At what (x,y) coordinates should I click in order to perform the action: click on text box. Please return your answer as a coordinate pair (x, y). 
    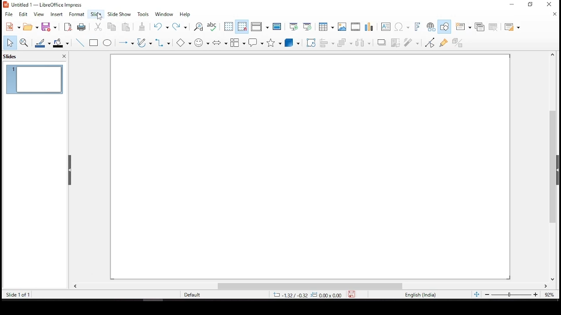
    Looking at the image, I should click on (387, 27).